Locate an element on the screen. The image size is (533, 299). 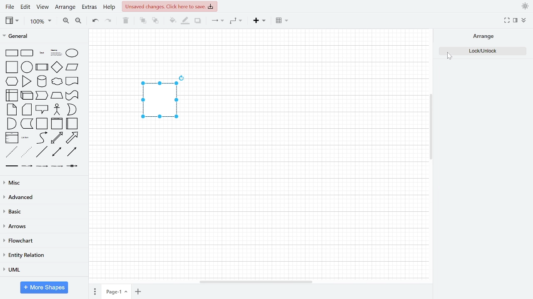
directional connector is located at coordinates (72, 152).